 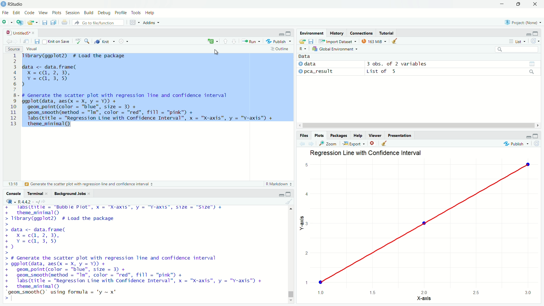 I want to click on vertical scroll bar, so click(x=291, y=254).